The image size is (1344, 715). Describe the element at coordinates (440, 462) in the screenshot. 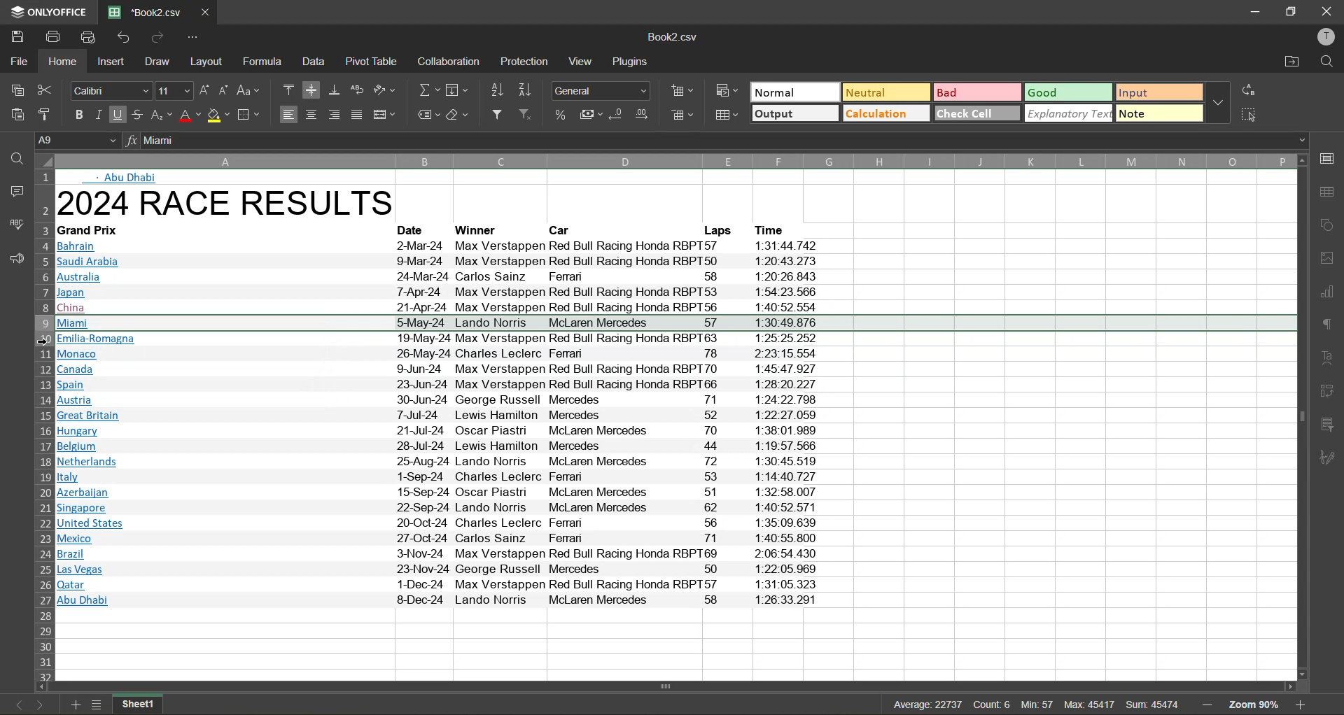

I see `INetherlands 25-Aug-24 Lando Norris McLaren Mercedes 72 1:30:45.519` at that location.